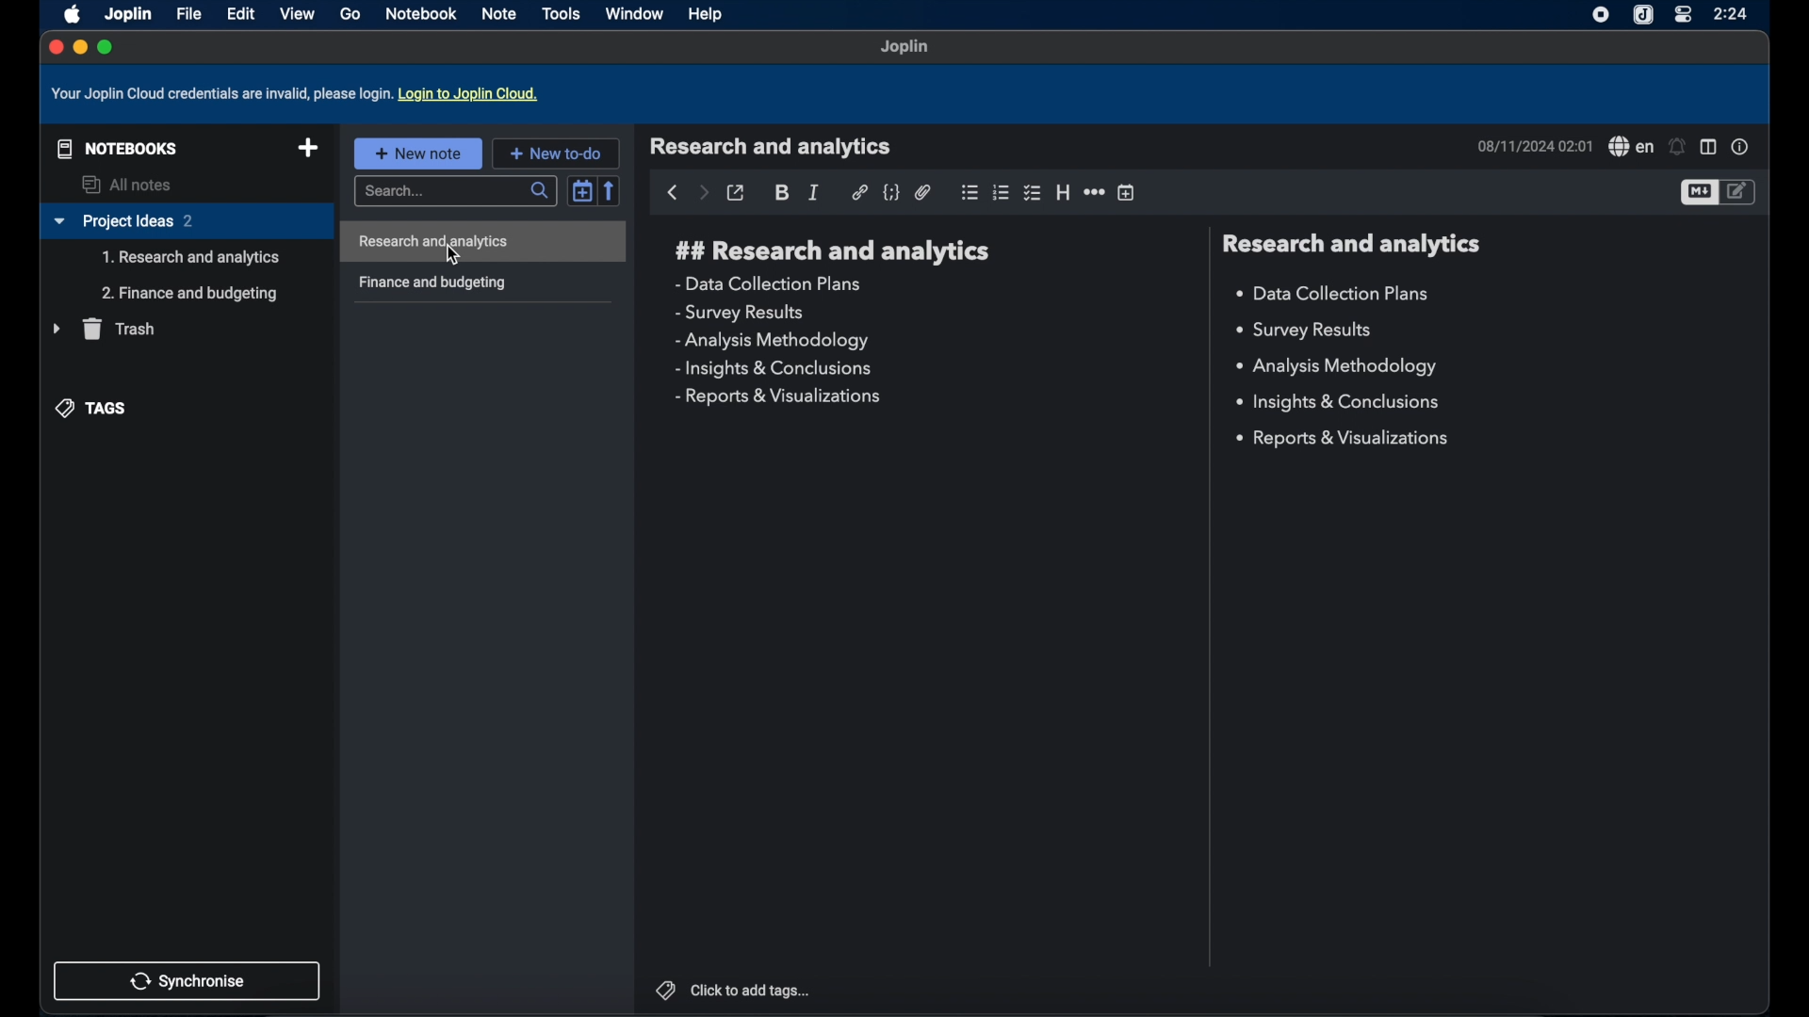  Describe the element at coordinates (423, 14) in the screenshot. I see `notebook` at that location.